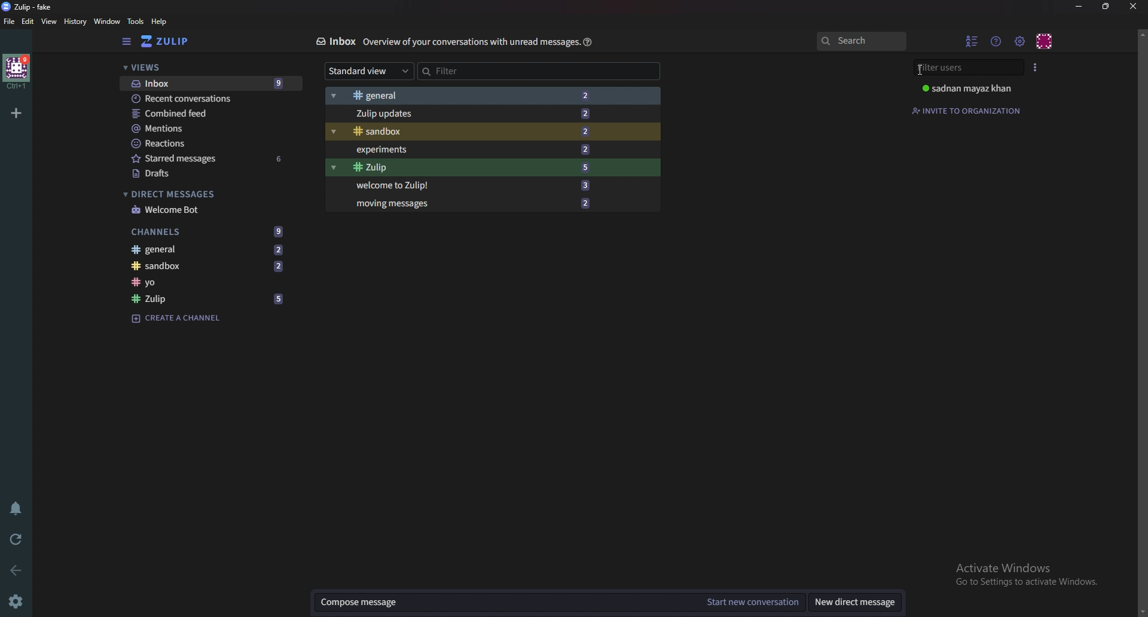 The height and width of the screenshot is (617, 1148). I want to click on Info, so click(471, 43).